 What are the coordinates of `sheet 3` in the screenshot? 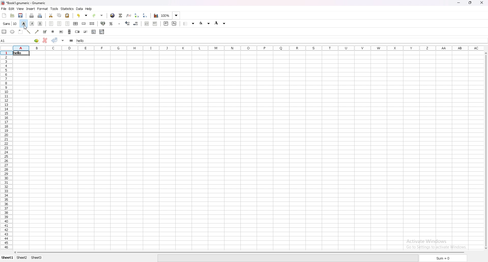 It's located at (38, 258).